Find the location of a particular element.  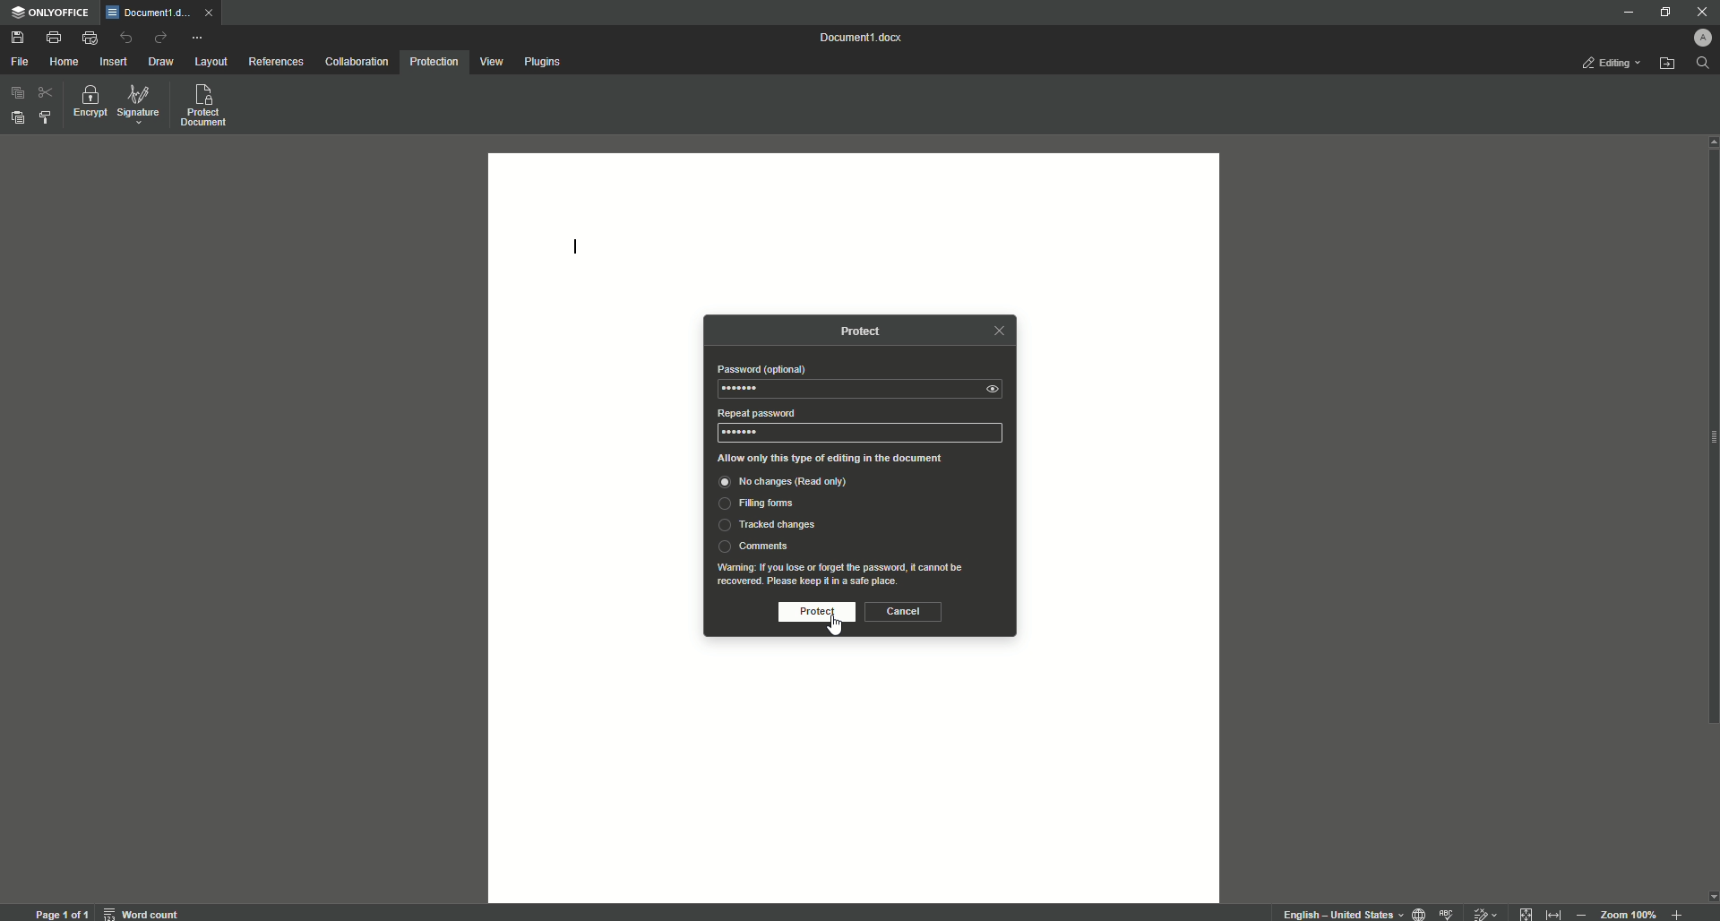

zoom 100% is located at coordinates (1630, 911).